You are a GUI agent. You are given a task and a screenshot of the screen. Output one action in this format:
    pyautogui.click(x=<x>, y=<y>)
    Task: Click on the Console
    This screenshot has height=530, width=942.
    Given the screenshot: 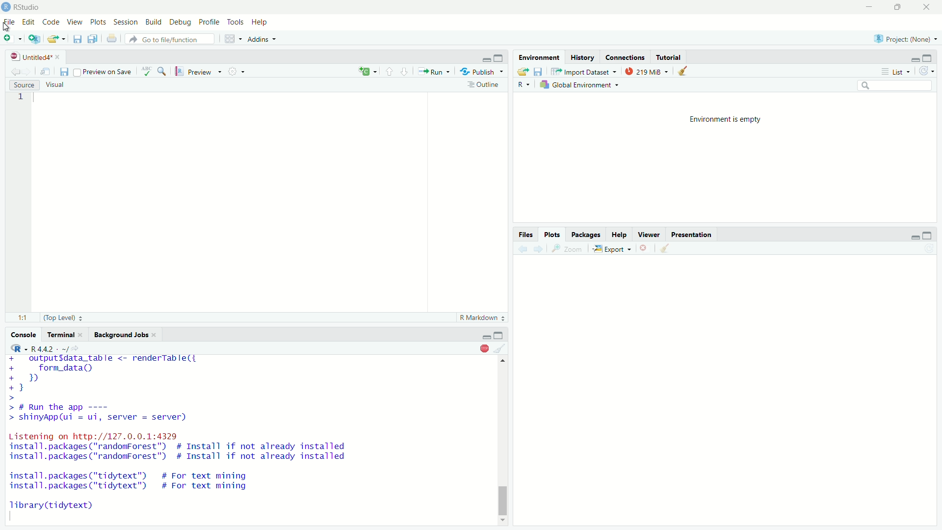 What is the action you would take?
    pyautogui.click(x=25, y=335)
    